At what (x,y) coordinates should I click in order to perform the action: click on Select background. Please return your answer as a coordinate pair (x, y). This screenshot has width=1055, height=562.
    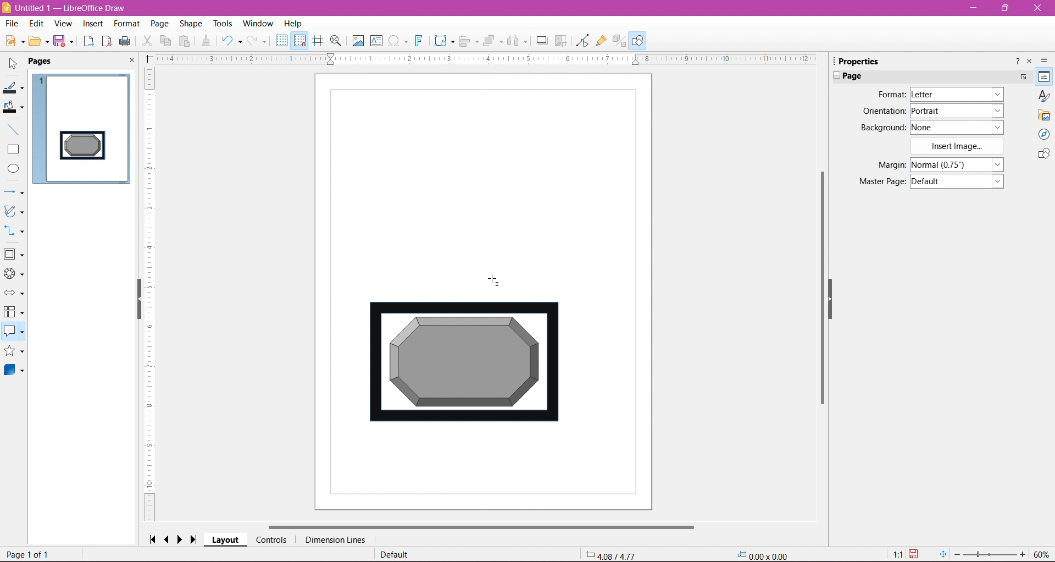
    Looking at the image, I should click on (963, 127).